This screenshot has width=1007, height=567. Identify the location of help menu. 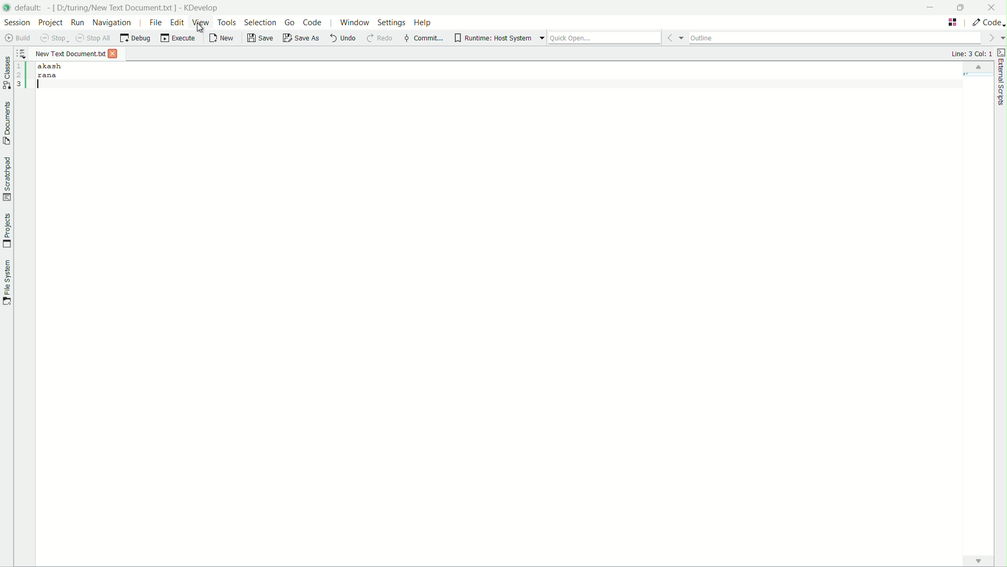
(424, 23).